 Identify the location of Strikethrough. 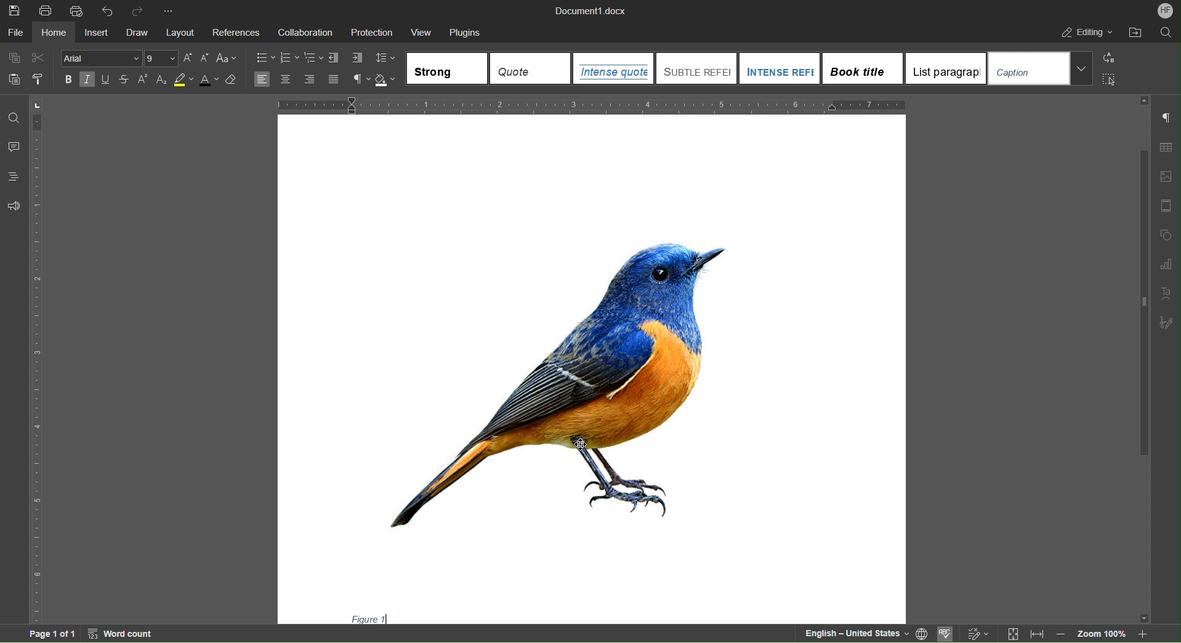
(123, 80).